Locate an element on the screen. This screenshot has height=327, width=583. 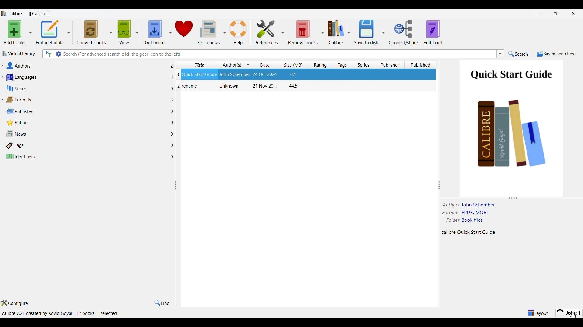
Author name is located at coordinates (479, 205).